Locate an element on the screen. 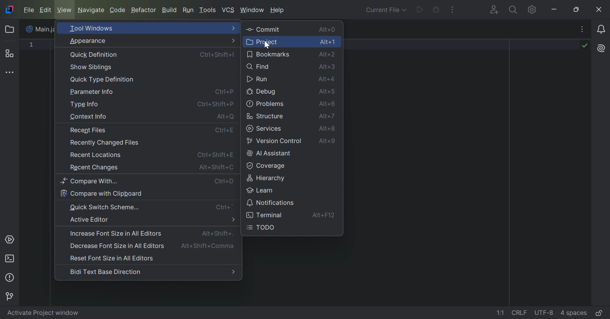 This screenshot has height=319, width=610. Help is located at coordinates (278, 10).